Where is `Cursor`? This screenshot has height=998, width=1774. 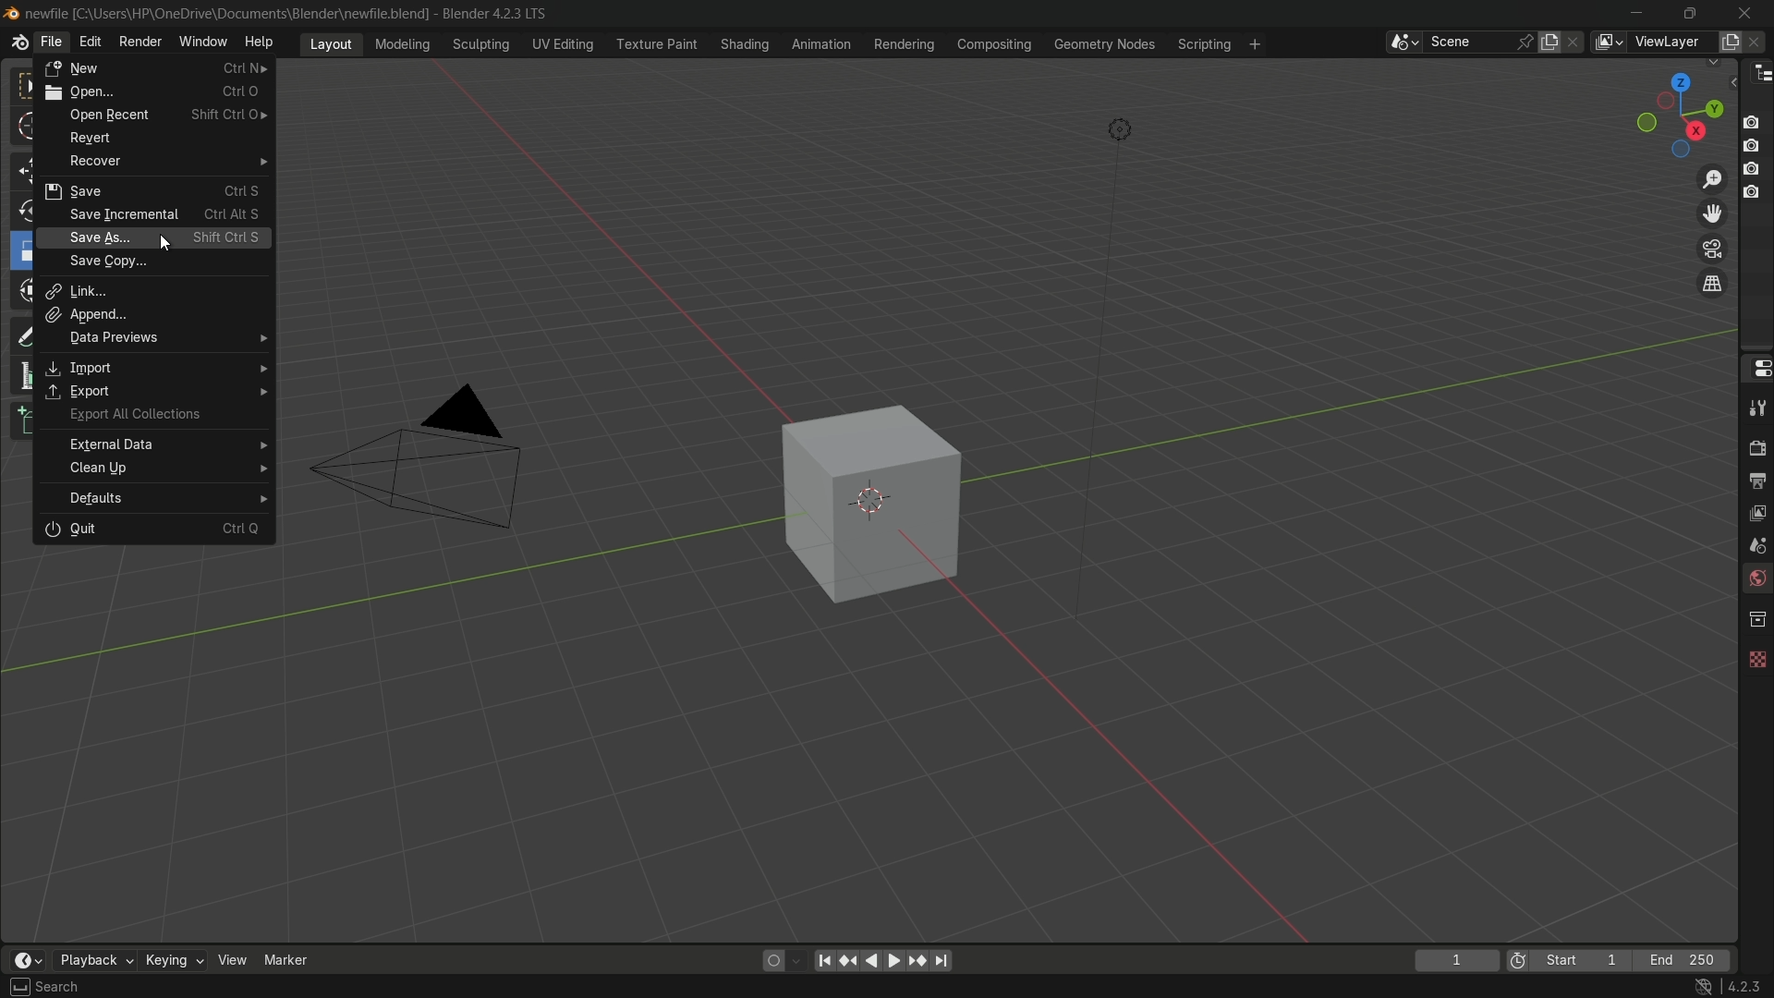 Cursor is located at coordinates (168, 242).